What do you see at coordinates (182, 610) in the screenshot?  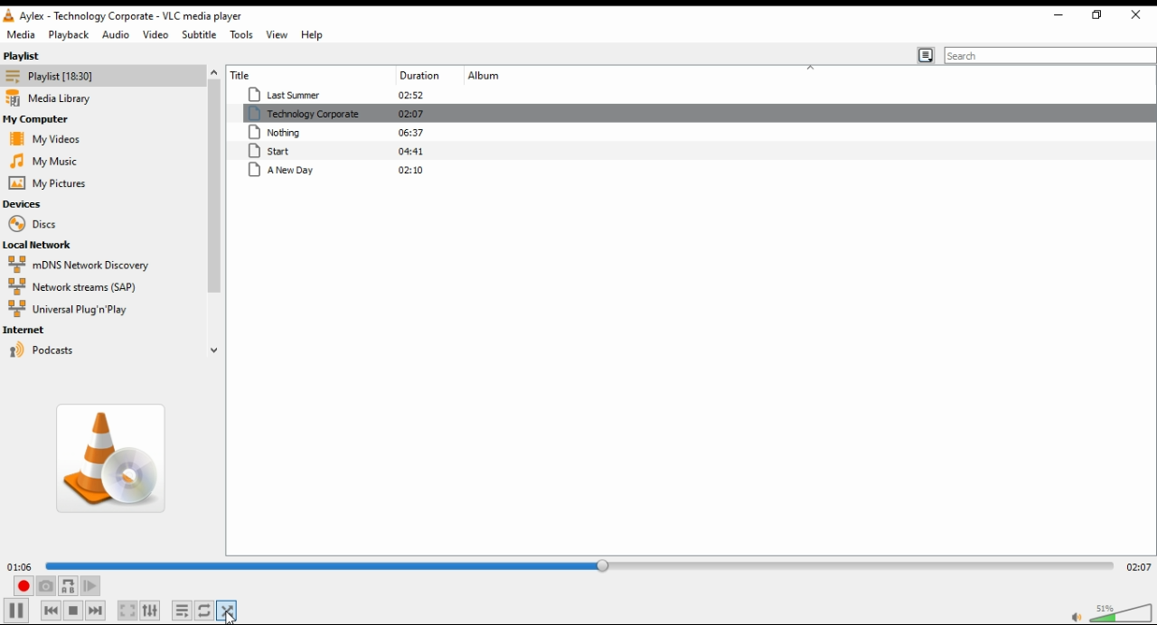 I see `toggle playlist` at bounding box center [182, 610].